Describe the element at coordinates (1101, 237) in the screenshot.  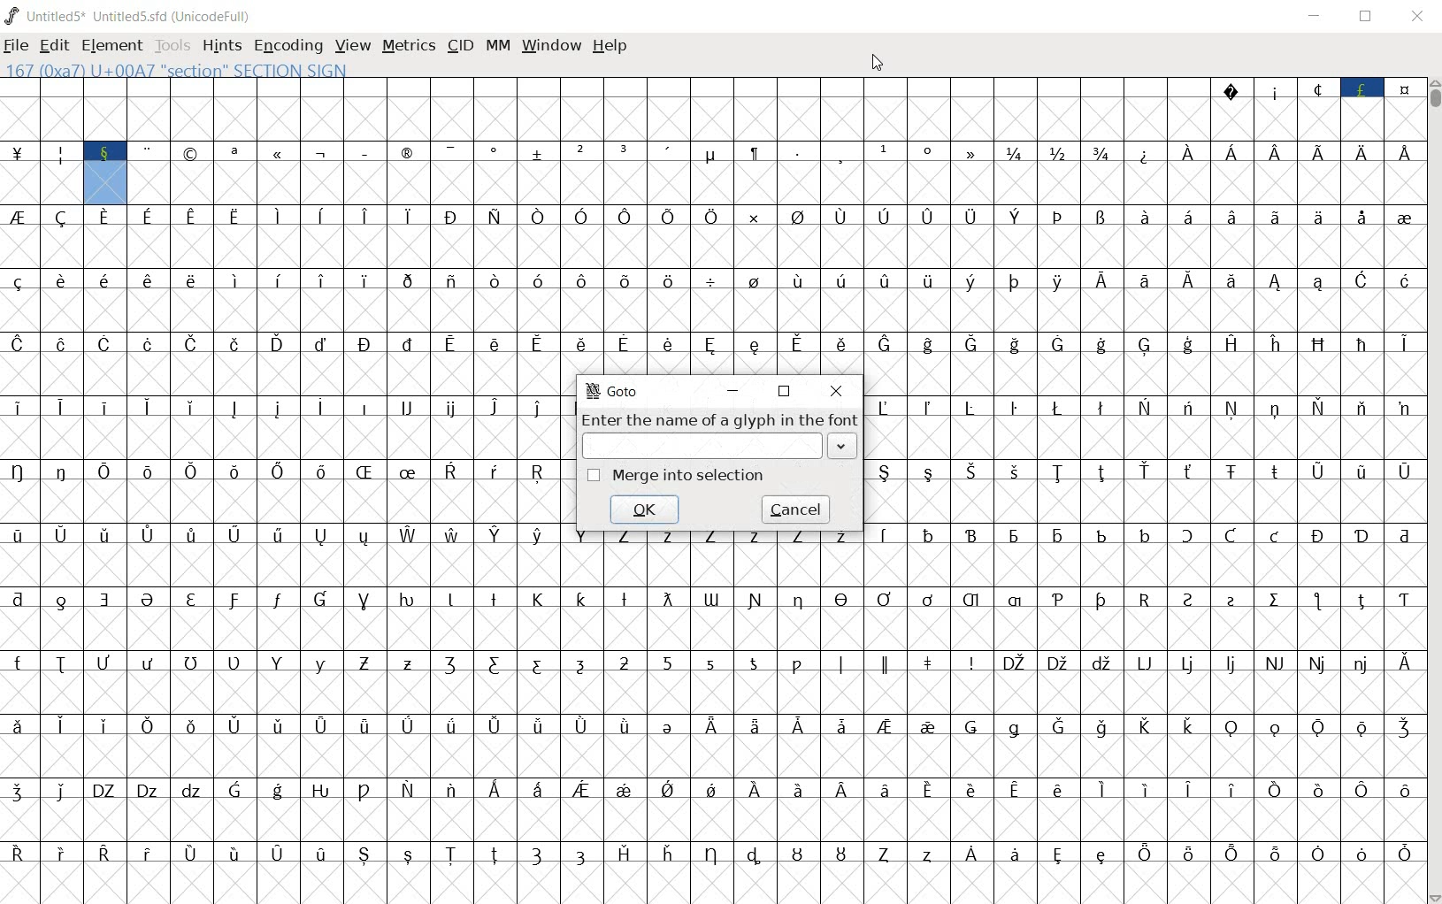
I see `accented characters` at that location.